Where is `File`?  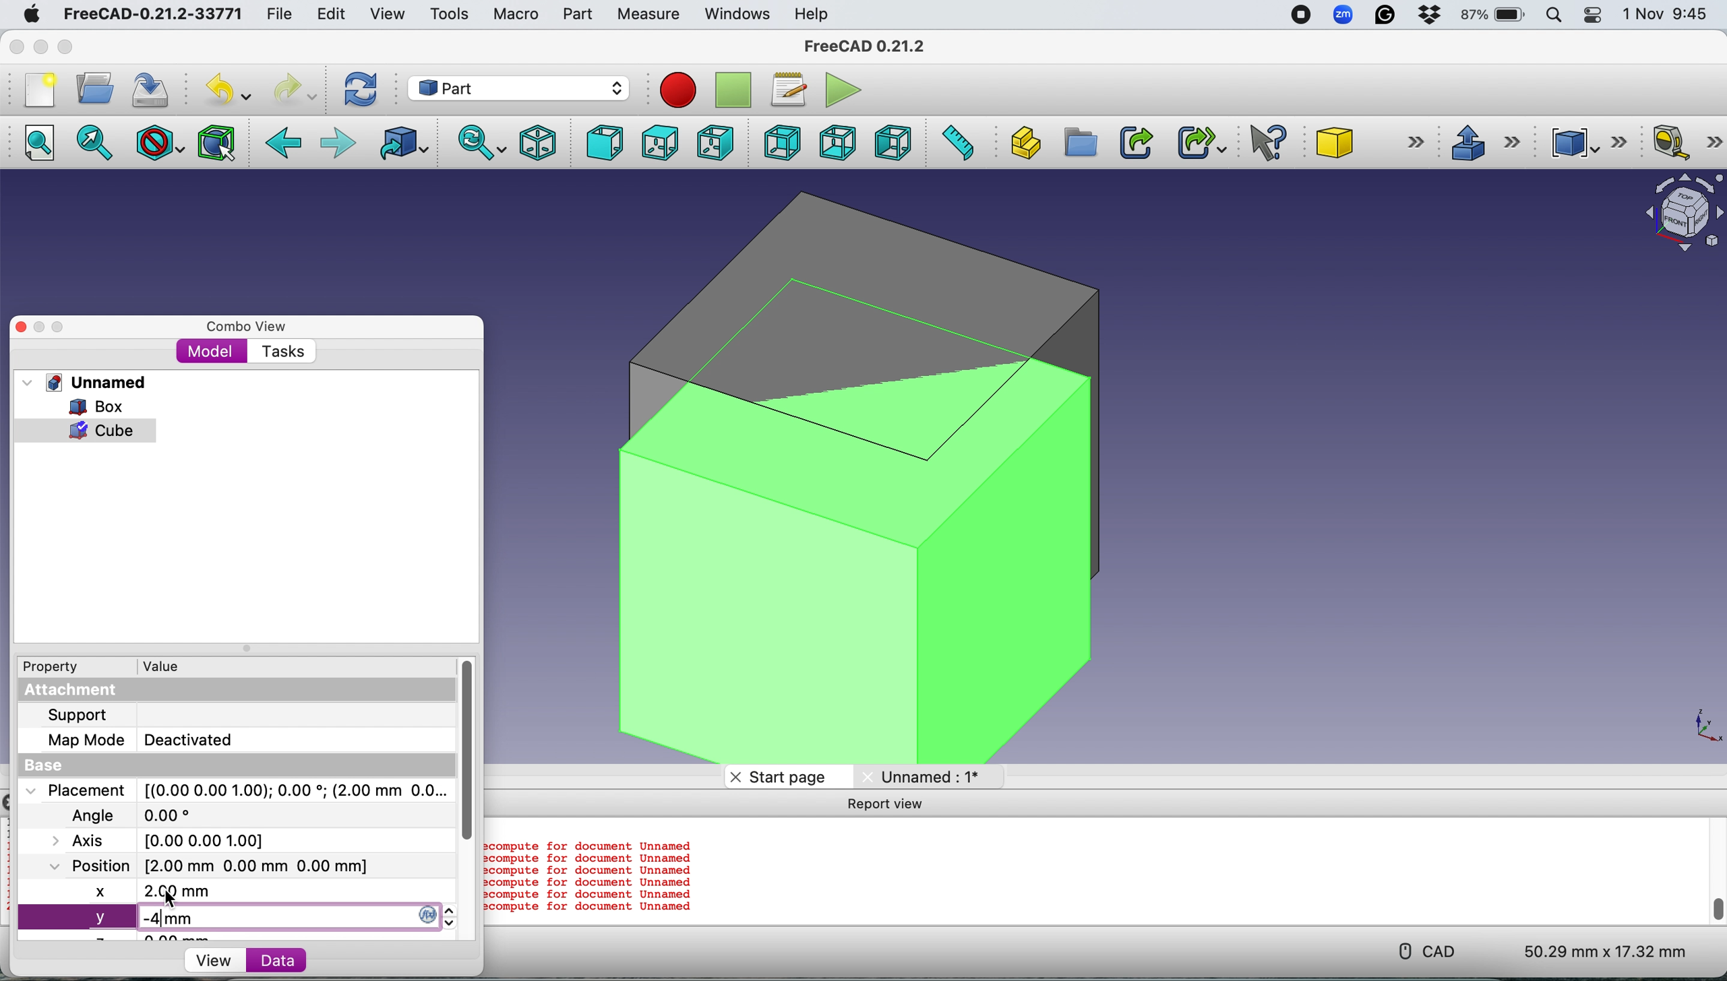
File is located at coordinates (276, 15).